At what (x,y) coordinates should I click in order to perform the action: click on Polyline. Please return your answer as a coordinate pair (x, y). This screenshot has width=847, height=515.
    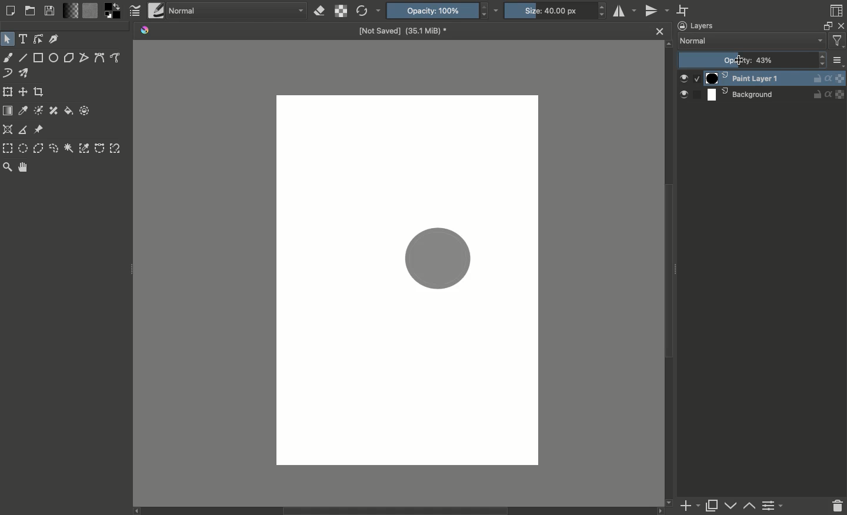
    Looking at the image, I should click on (85, 58).